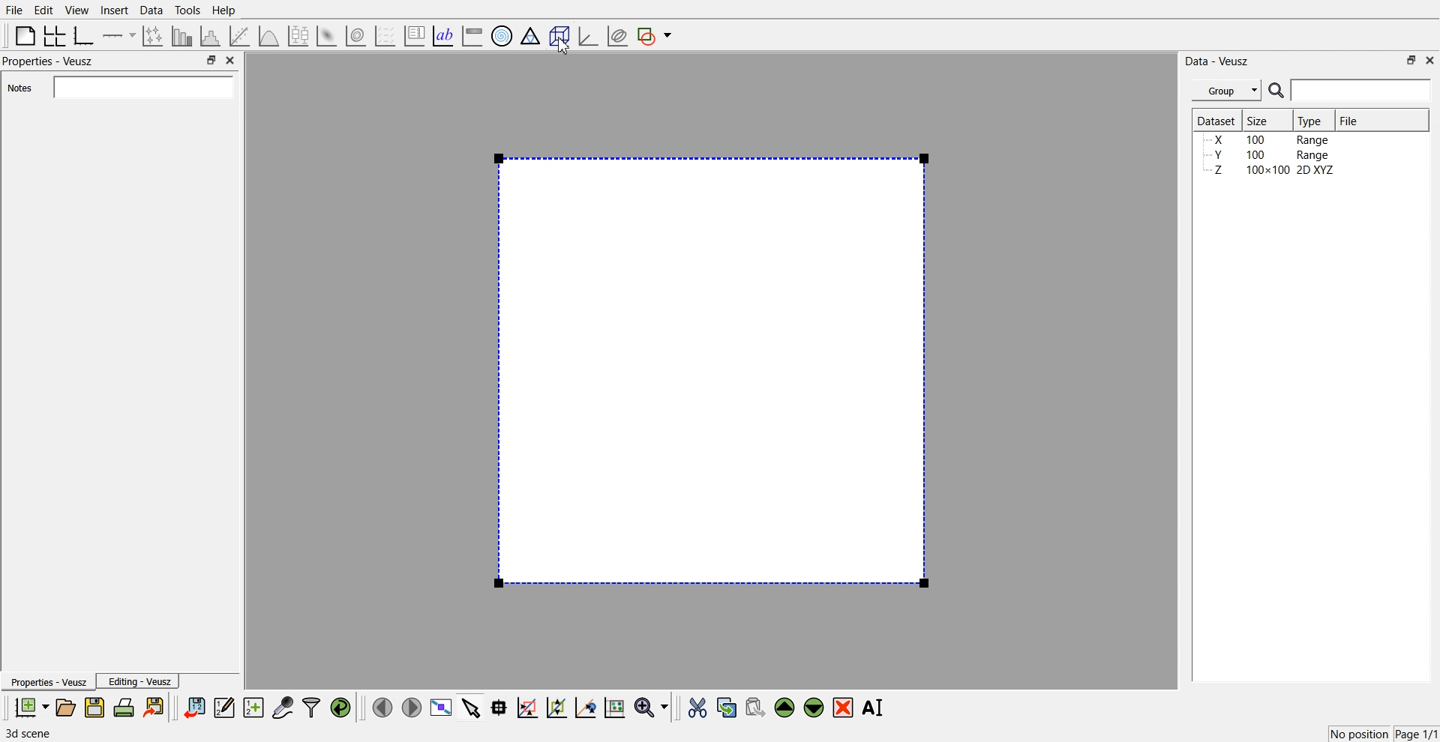 This screenshot has height=742, width=1440. What do you see at coordinates (499, 707) in the screenshot?
I see `Read data points from graph` at bounding box center [499, 707].